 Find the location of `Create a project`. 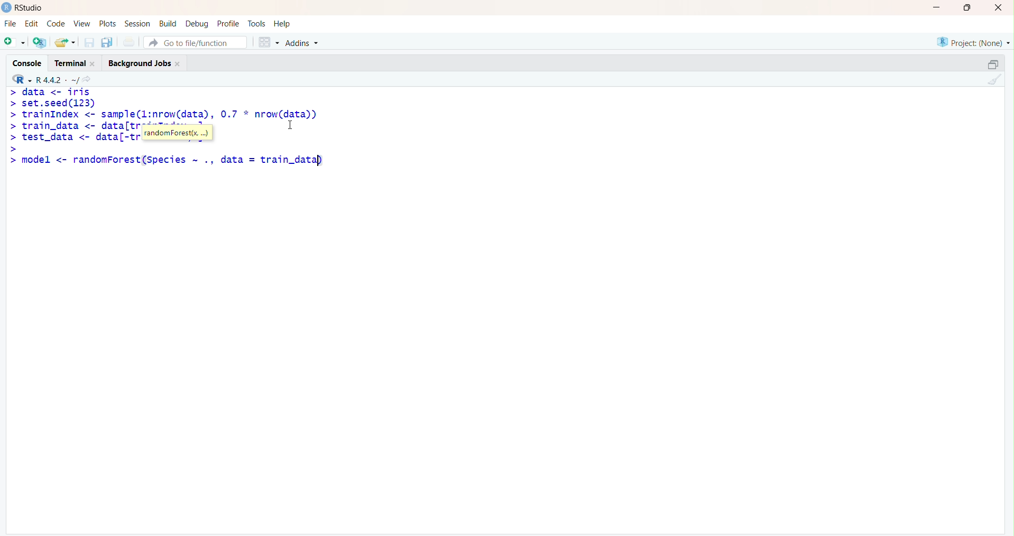

Create a project is located at coordinates (40, 41).